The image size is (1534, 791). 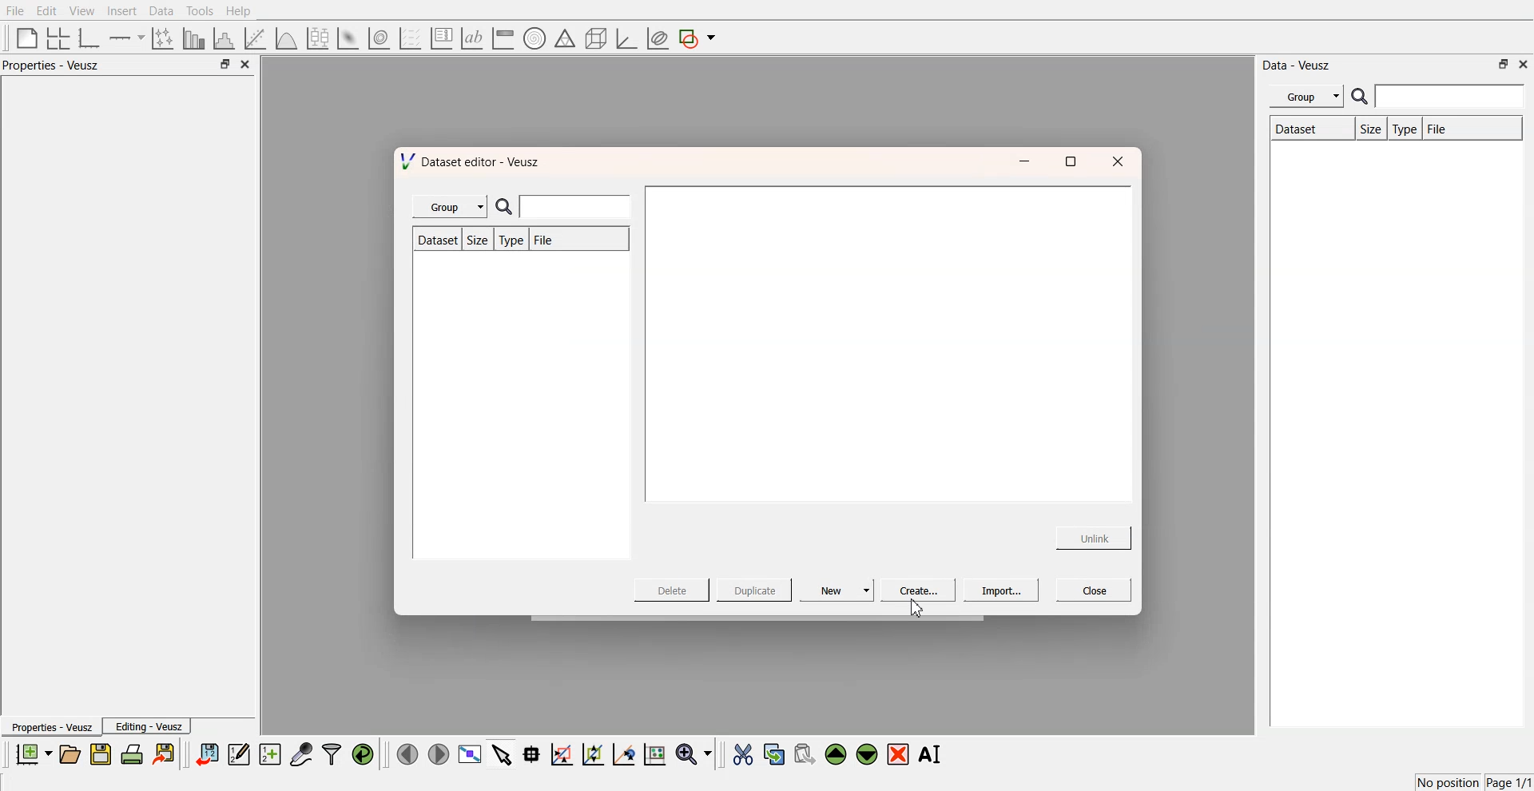 What do you see at coordinates (120, 11) in the screenshot?
I see `Insert` at bounding box center [120, 11].